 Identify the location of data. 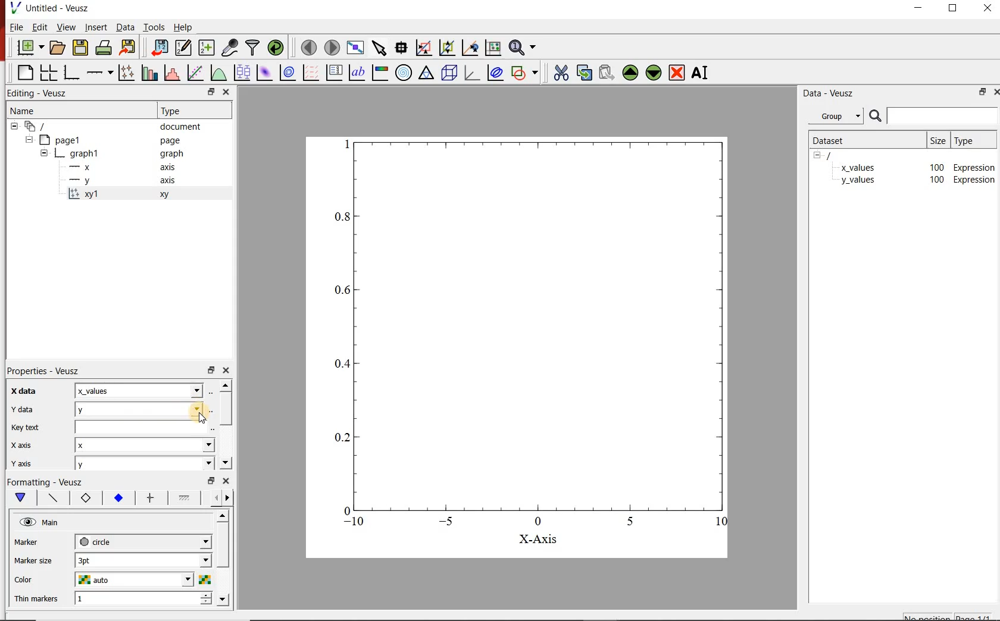
(125, 27).